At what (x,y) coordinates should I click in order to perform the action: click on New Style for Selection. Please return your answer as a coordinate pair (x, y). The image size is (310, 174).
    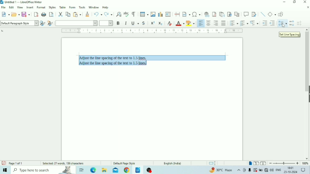
    Looking at the image, I should click on (50, 22).